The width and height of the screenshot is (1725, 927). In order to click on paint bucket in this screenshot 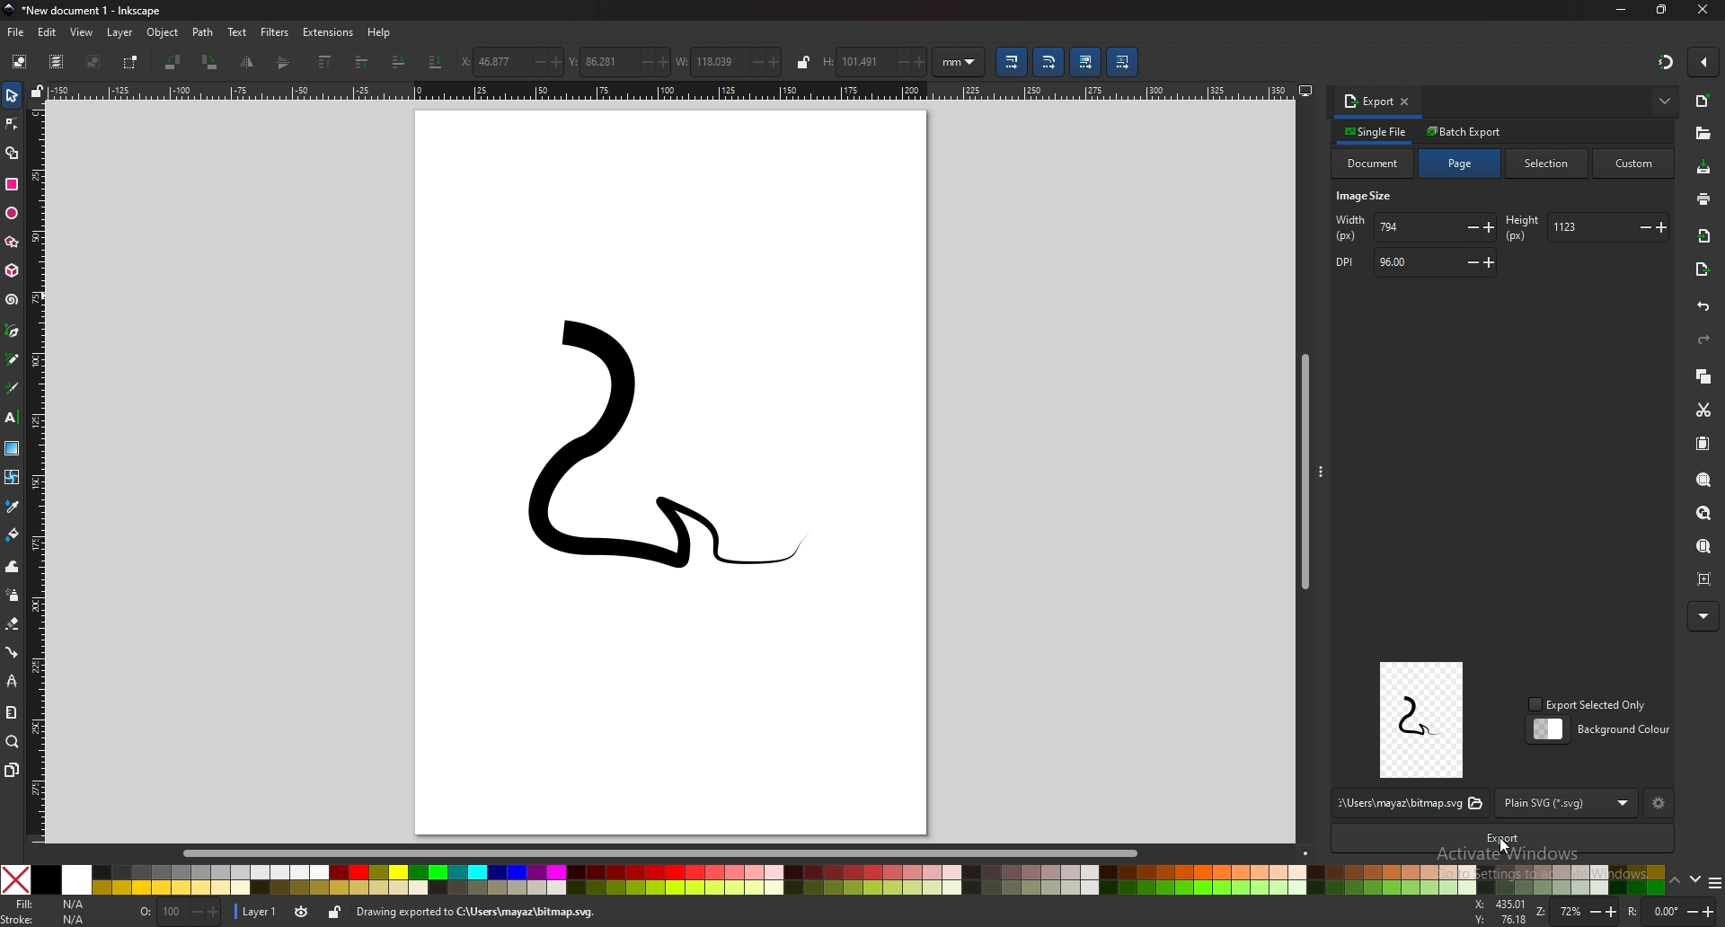, I will do `click(12, 534)`.